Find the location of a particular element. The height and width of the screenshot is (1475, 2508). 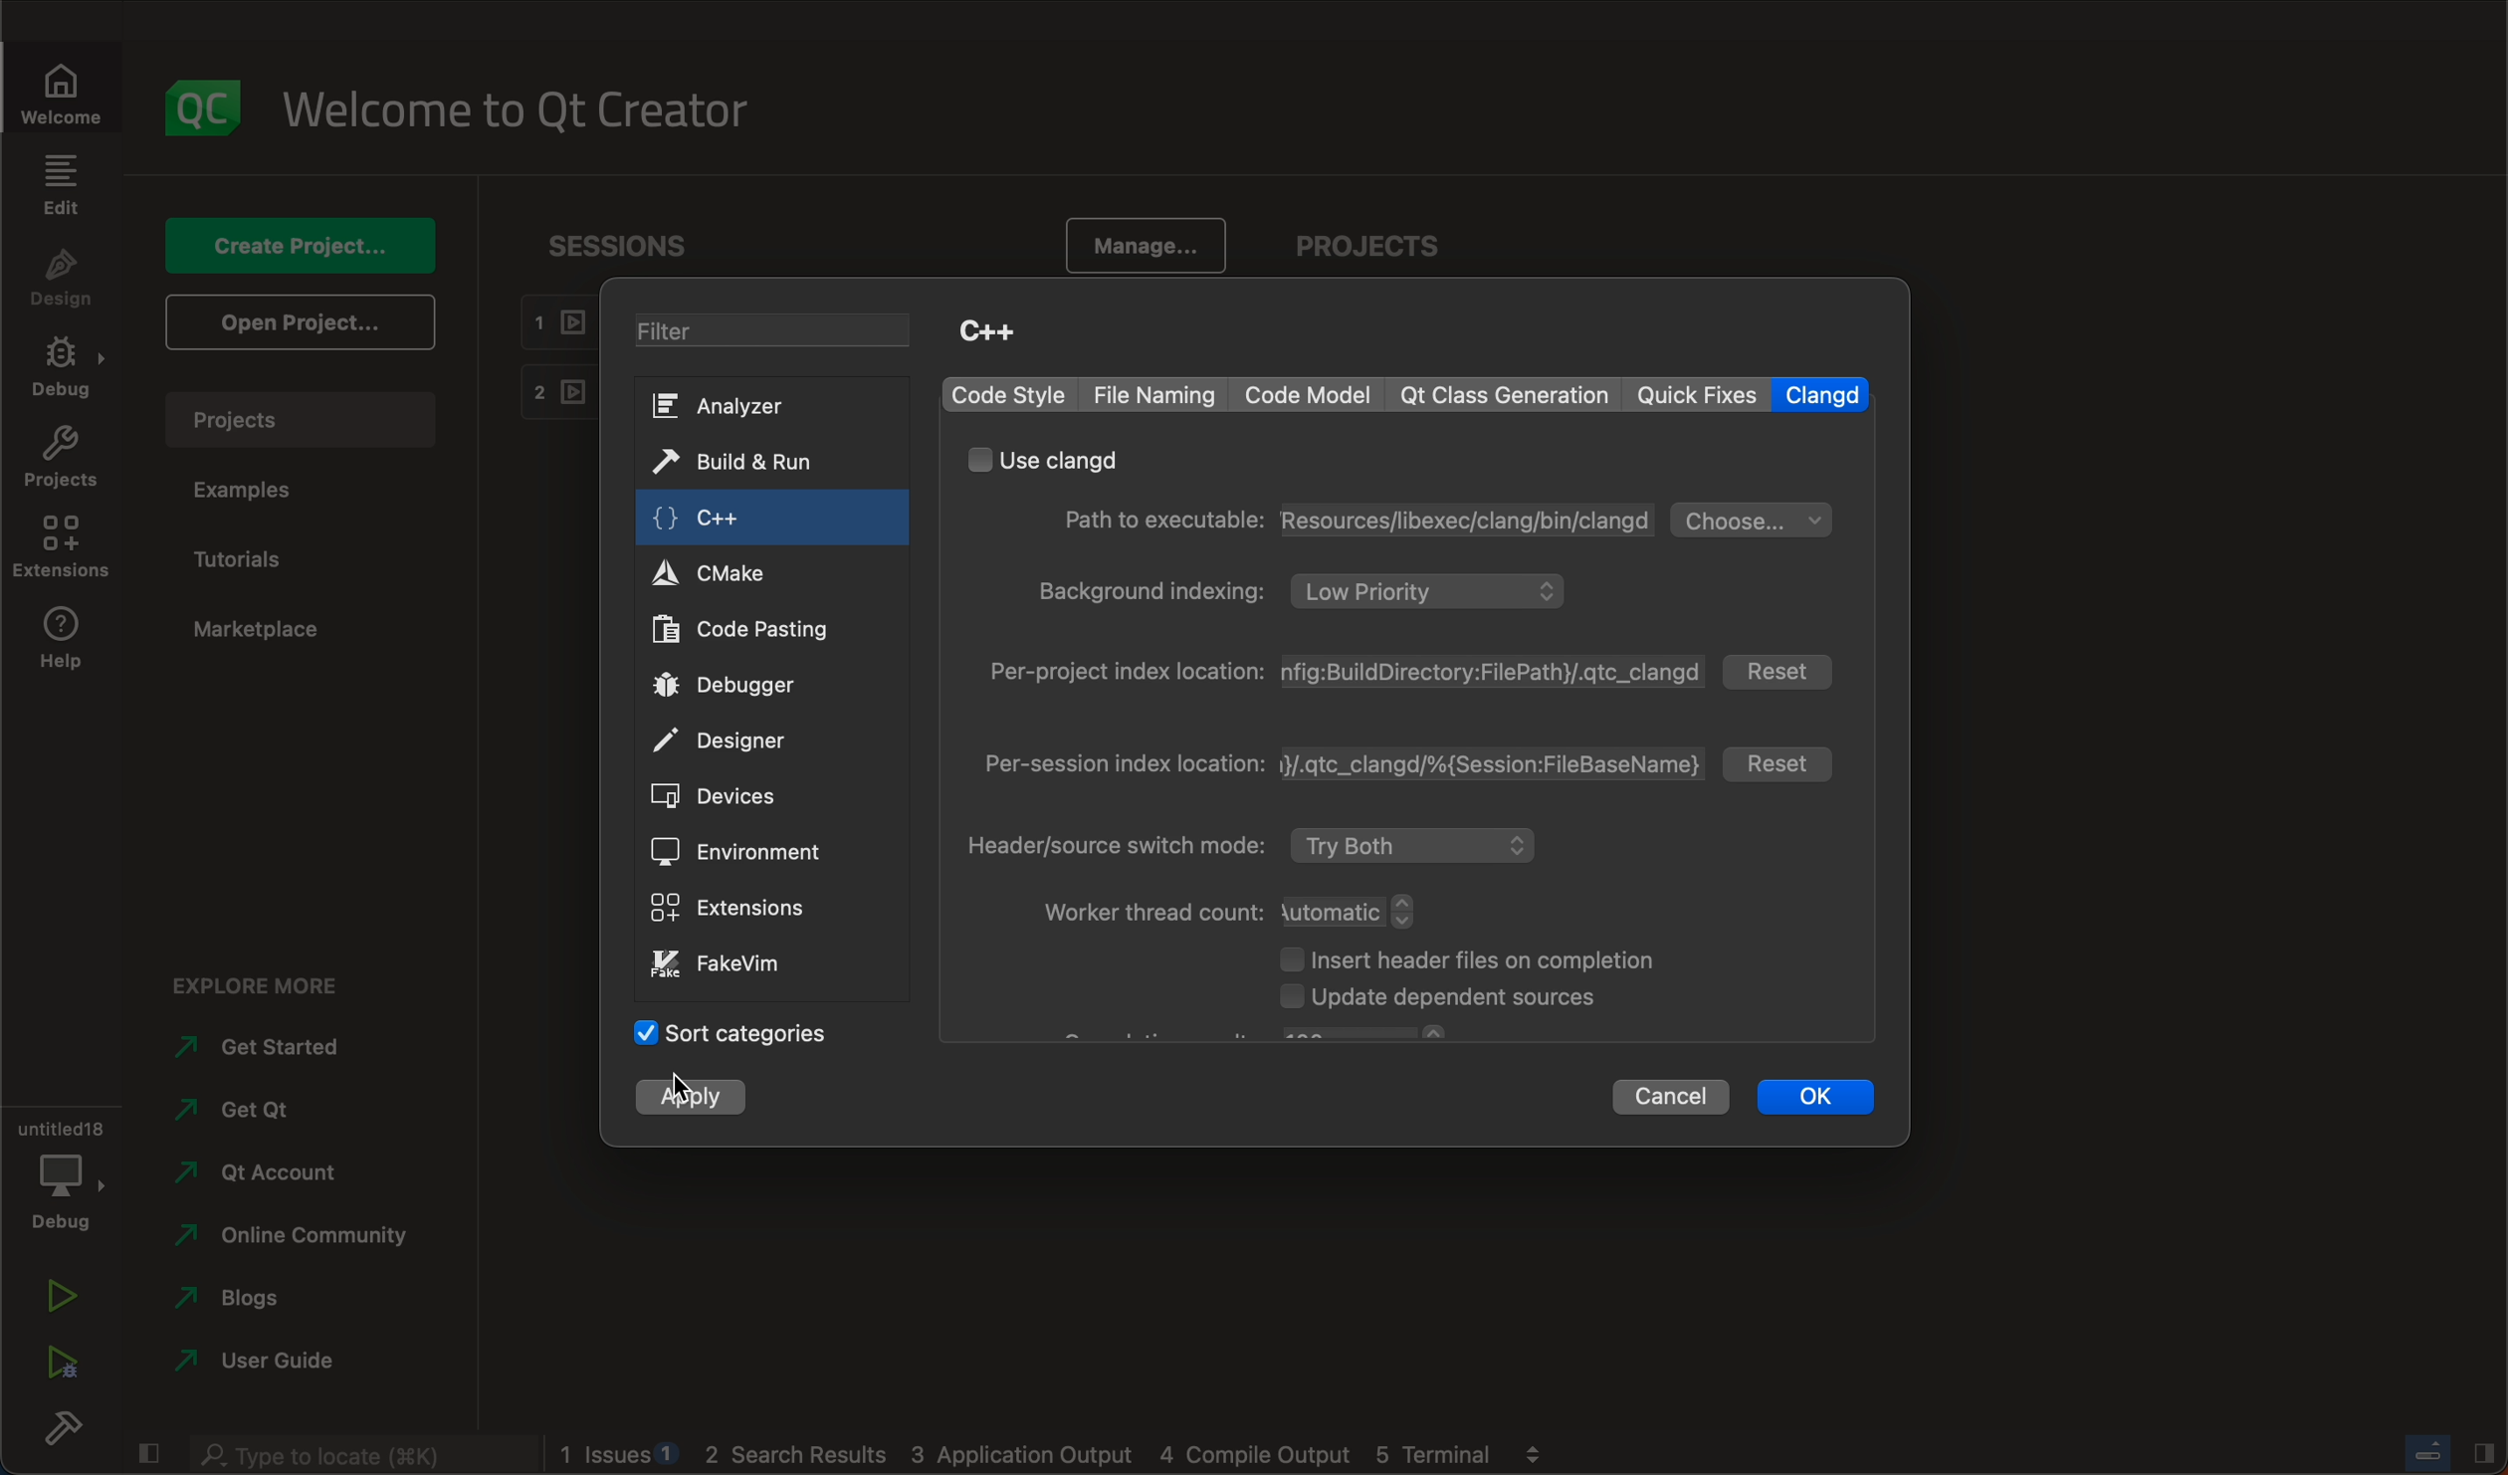

c++ is located at coordinates (771, 797).